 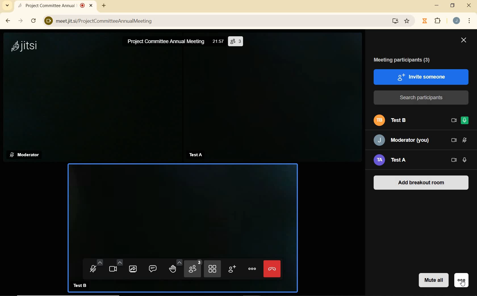 What do you see at coordinates (465, 140) in the screenshot?
I see `MICROPHONE` at bounding box center [465, 140].